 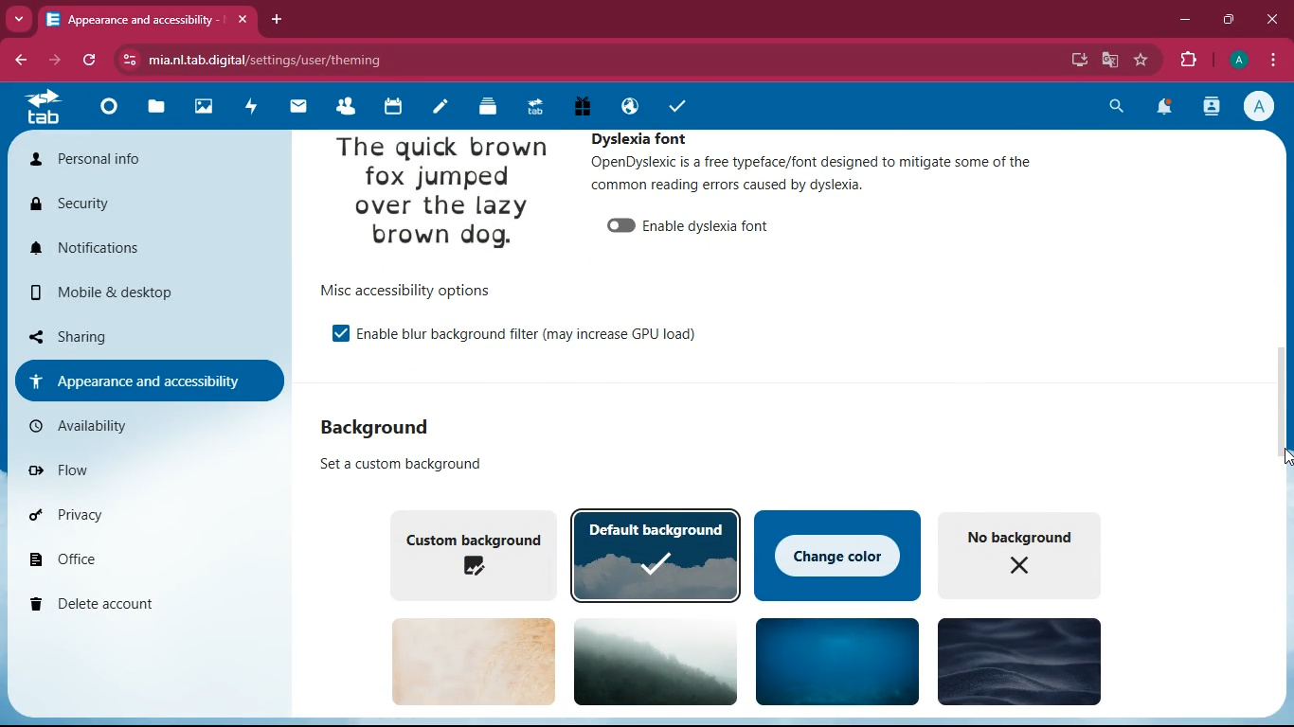 What do you see at coordinates (202, 107) in the screenshot?
I see `images` at bounding box center [202, 107].